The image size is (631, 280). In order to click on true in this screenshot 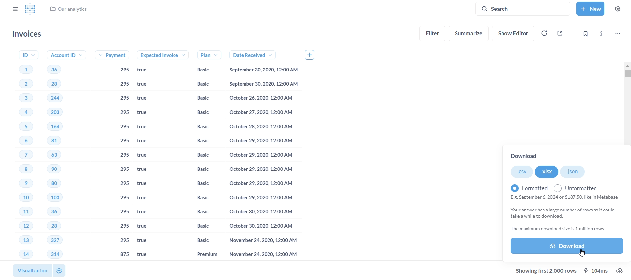, I will do `click(146, 156)`.